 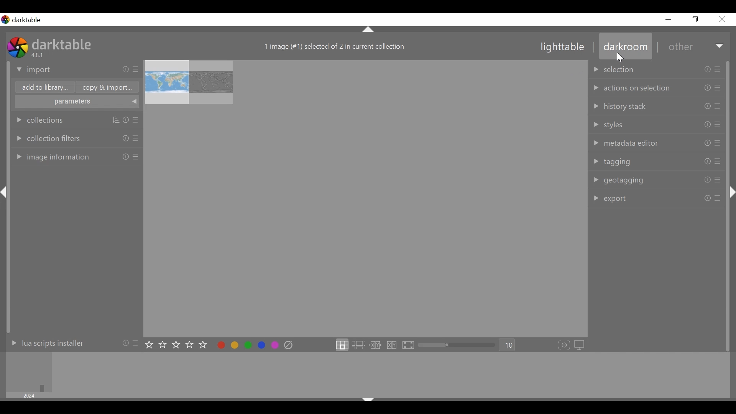 What do you see at coordinates (720, 47) in the screenshot?
I see `Expand` at bounding box center [720, 47].